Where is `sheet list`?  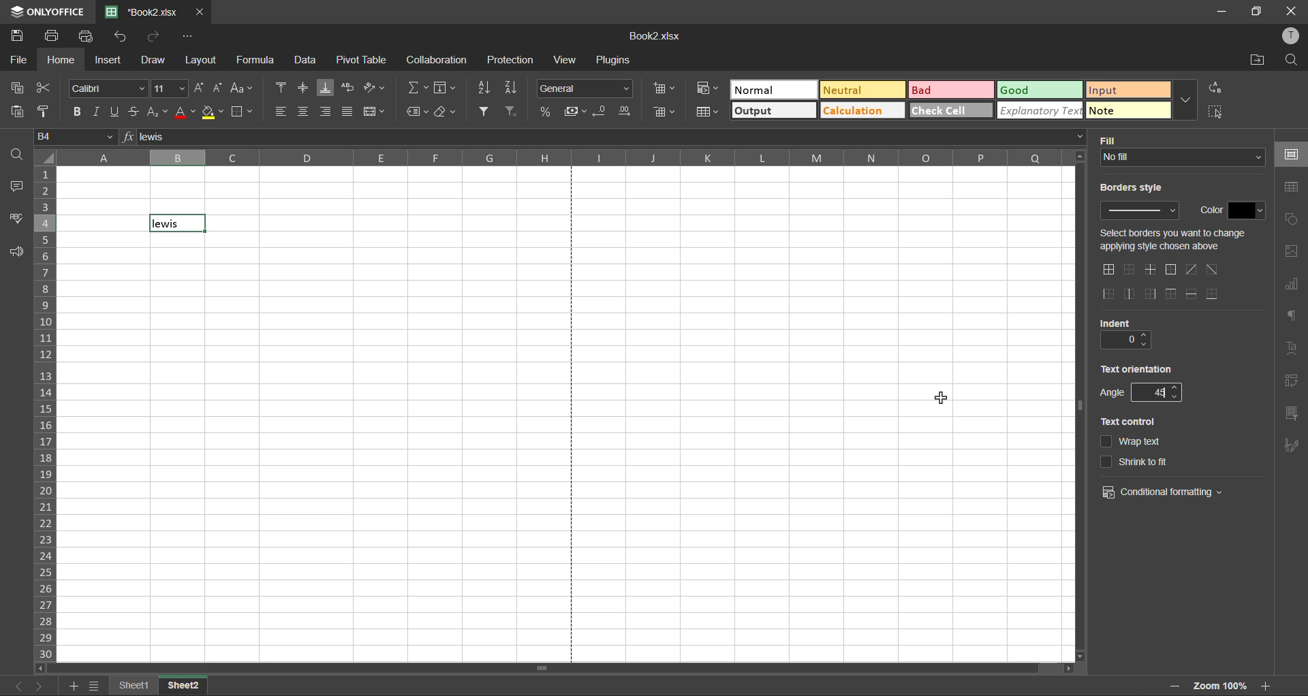
sheet list is located at coordinates (95, 686).